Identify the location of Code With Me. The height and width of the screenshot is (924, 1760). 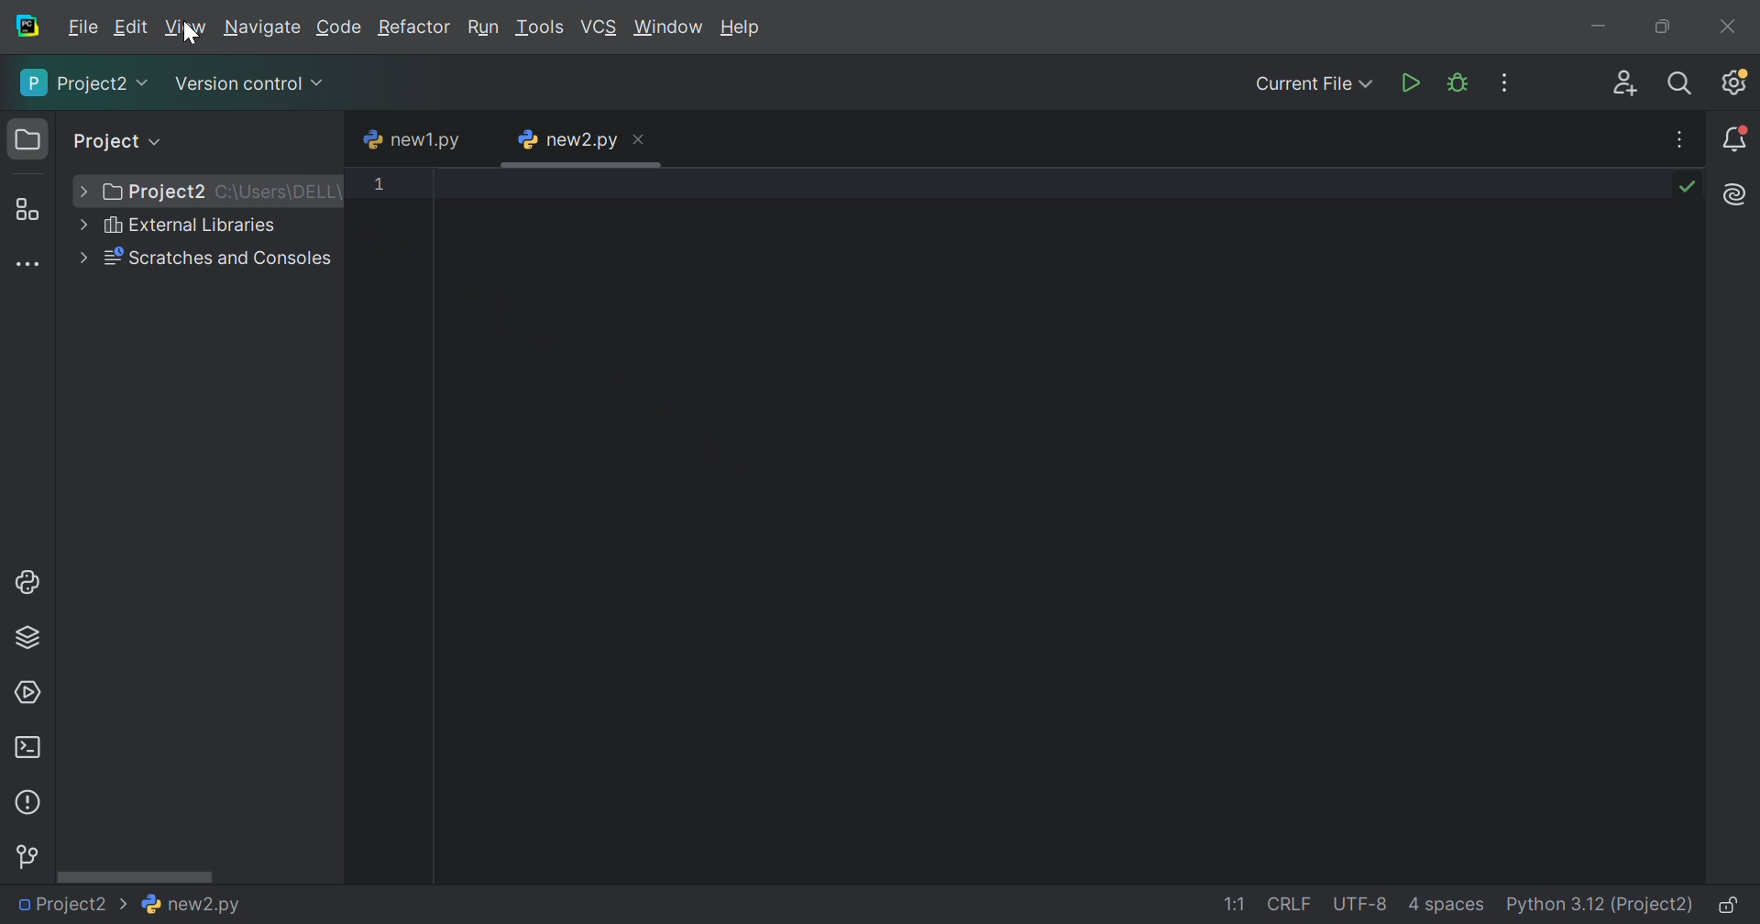
(1625, 82).